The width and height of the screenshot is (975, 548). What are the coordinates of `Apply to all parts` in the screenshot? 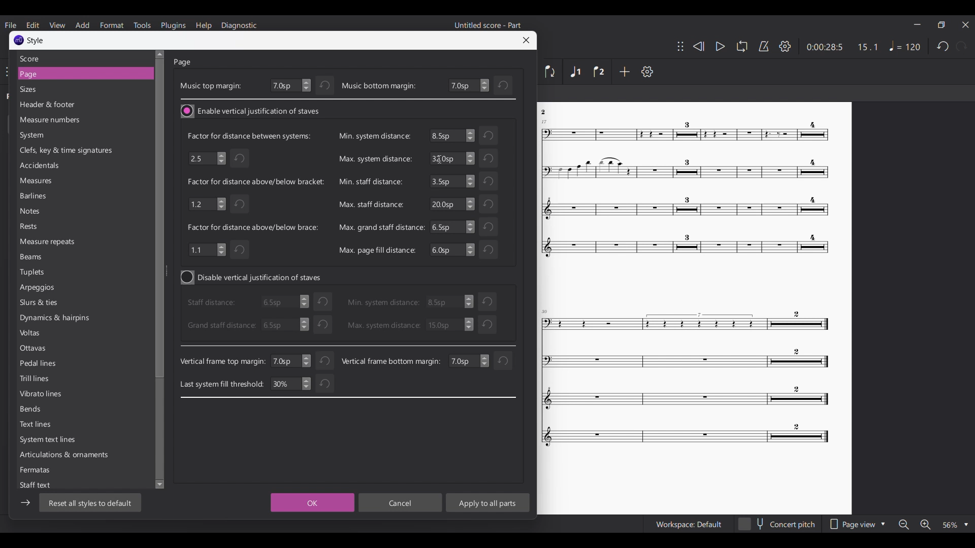 It's located at (487, 502).